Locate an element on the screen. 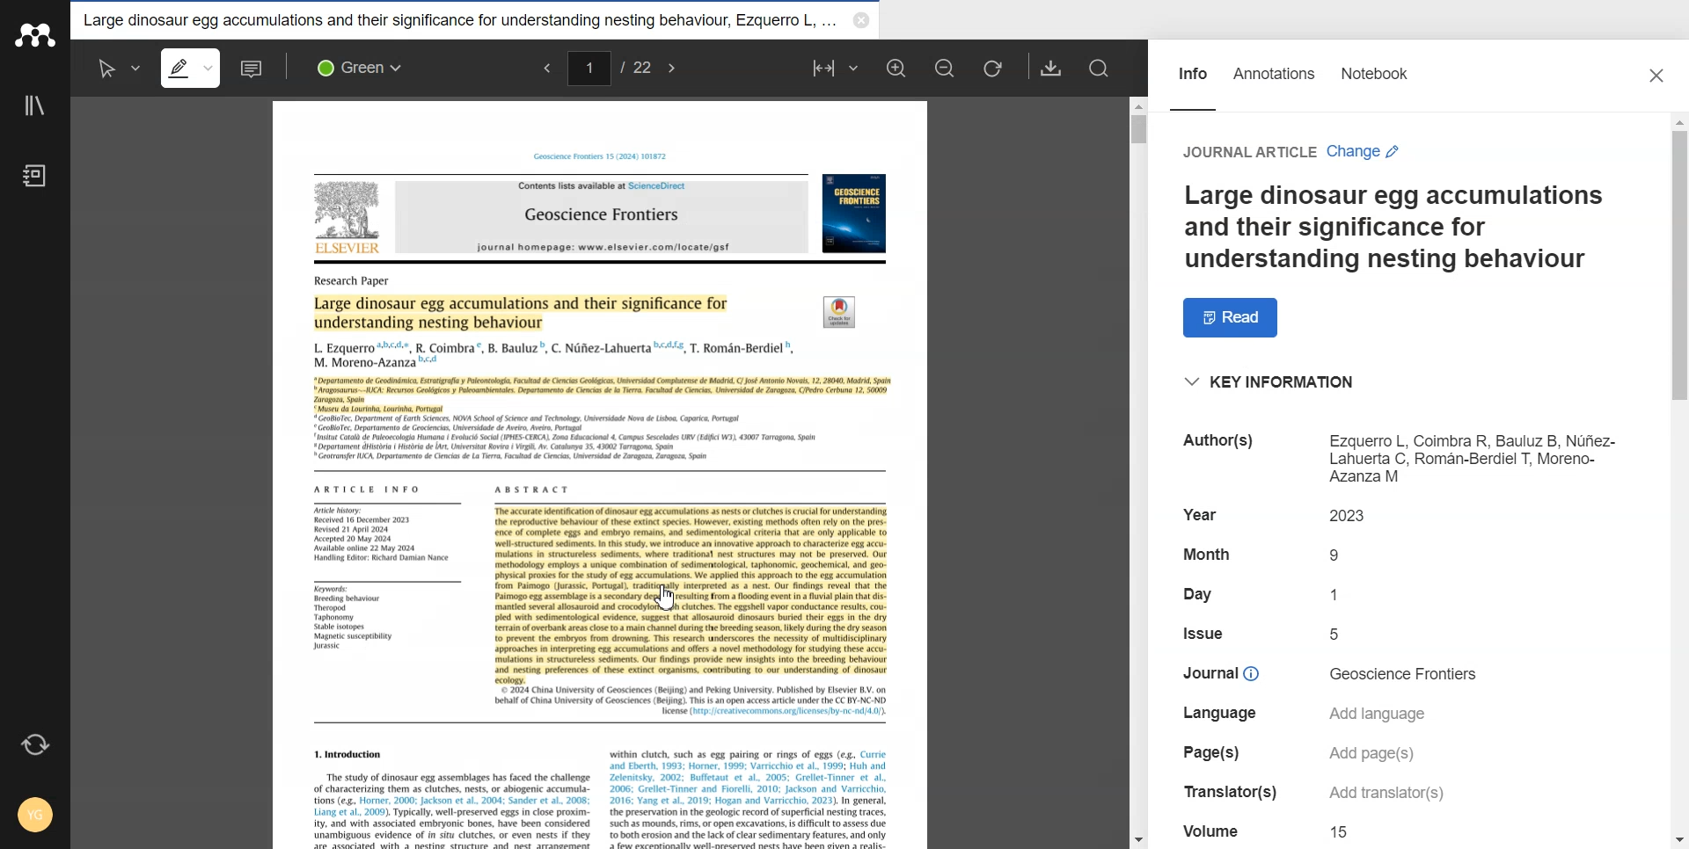 The width and height of the screenshot is (1689, 849). Colors is located at coordinates (365, 68).